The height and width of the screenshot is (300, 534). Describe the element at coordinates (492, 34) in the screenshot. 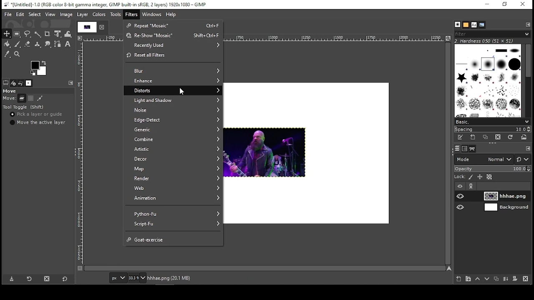

I see `brushes filter` at that location.